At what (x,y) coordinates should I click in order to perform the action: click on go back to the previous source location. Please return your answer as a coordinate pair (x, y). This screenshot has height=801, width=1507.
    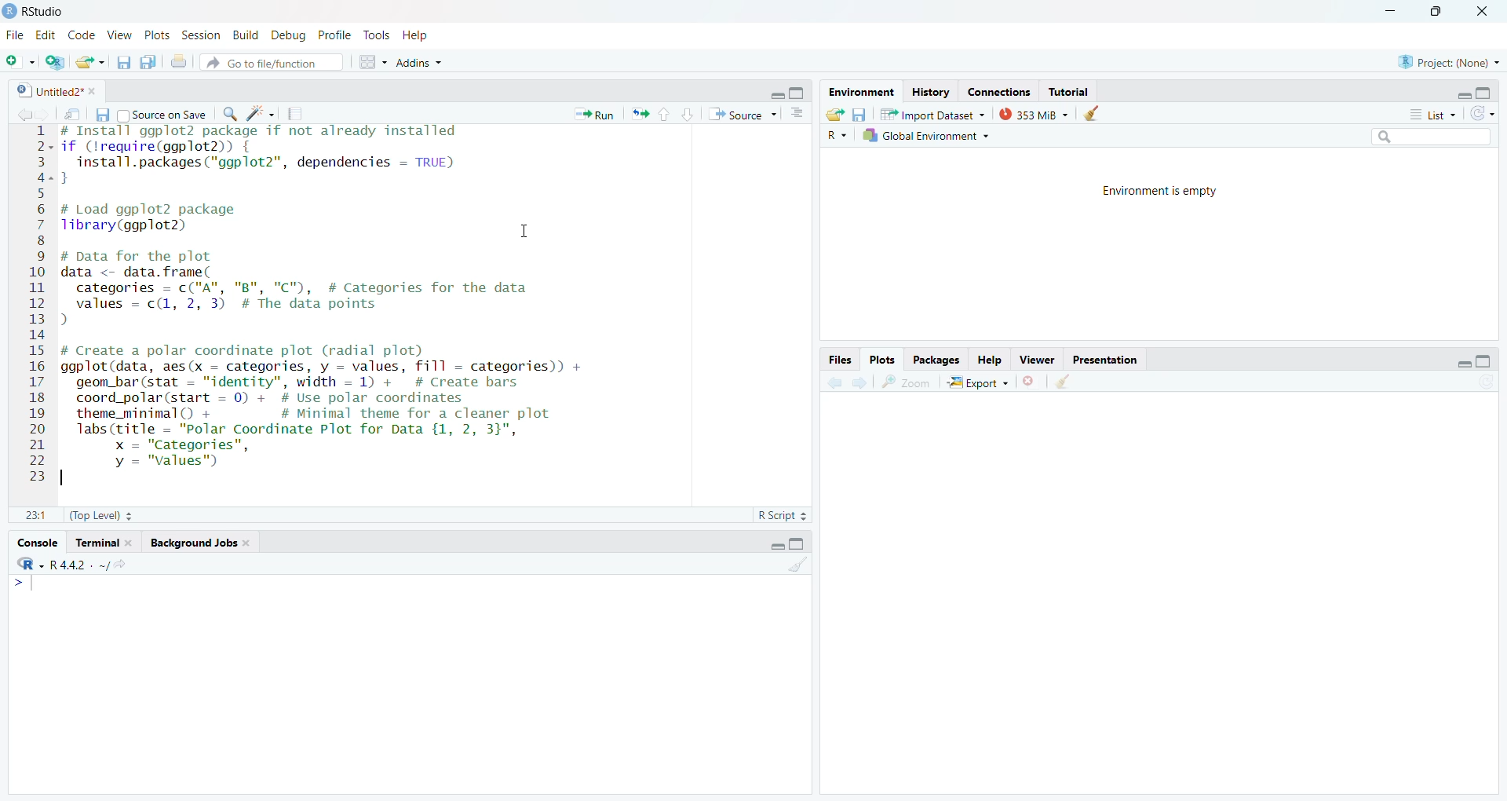
    Looking at the image, I should click on (26, 115).